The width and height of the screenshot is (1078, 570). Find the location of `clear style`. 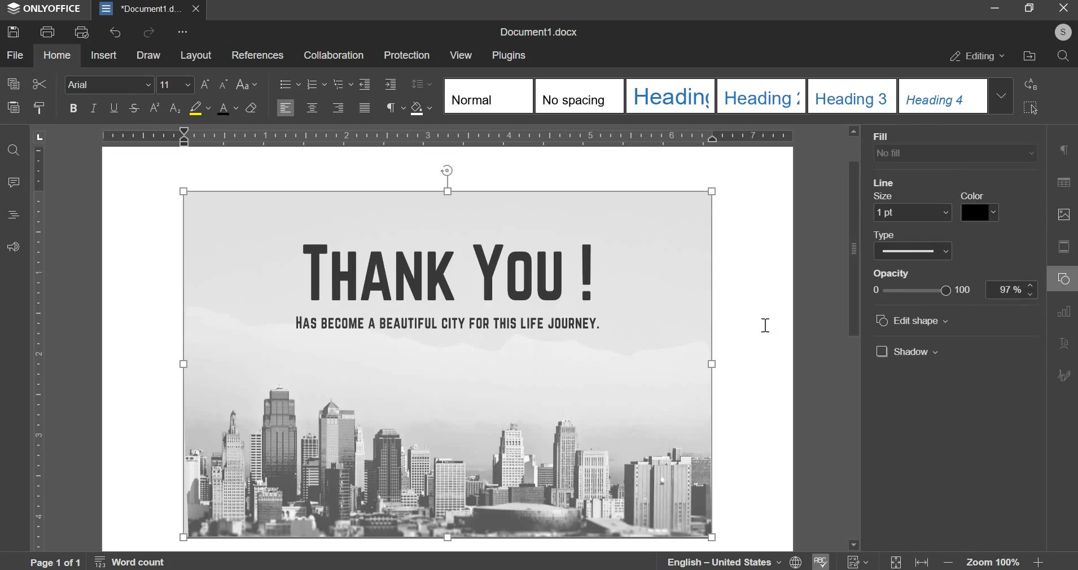

clear style is located at coordinates (251, 108).